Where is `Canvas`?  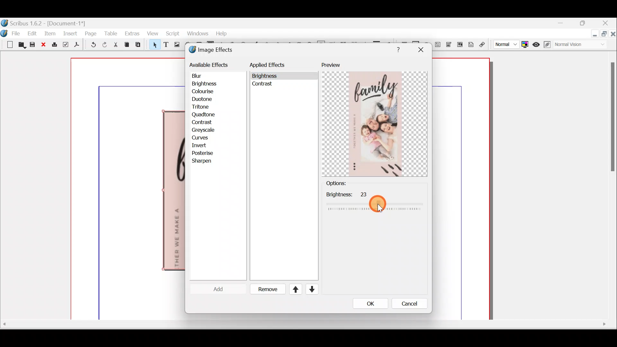
Canvas is located at coordinates (128, 189).